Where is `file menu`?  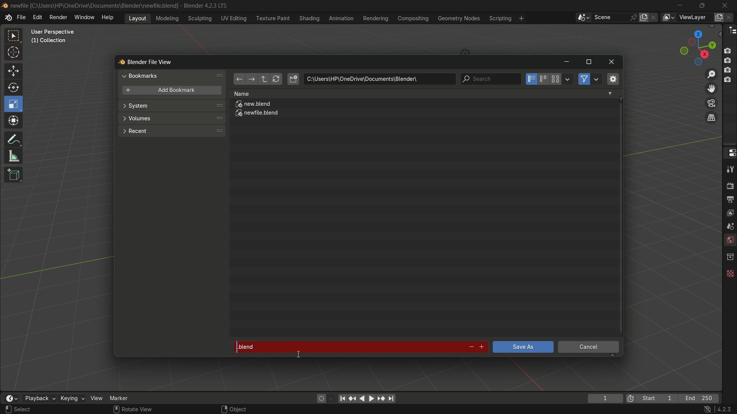 file menu is located at coordinates (21, 18).